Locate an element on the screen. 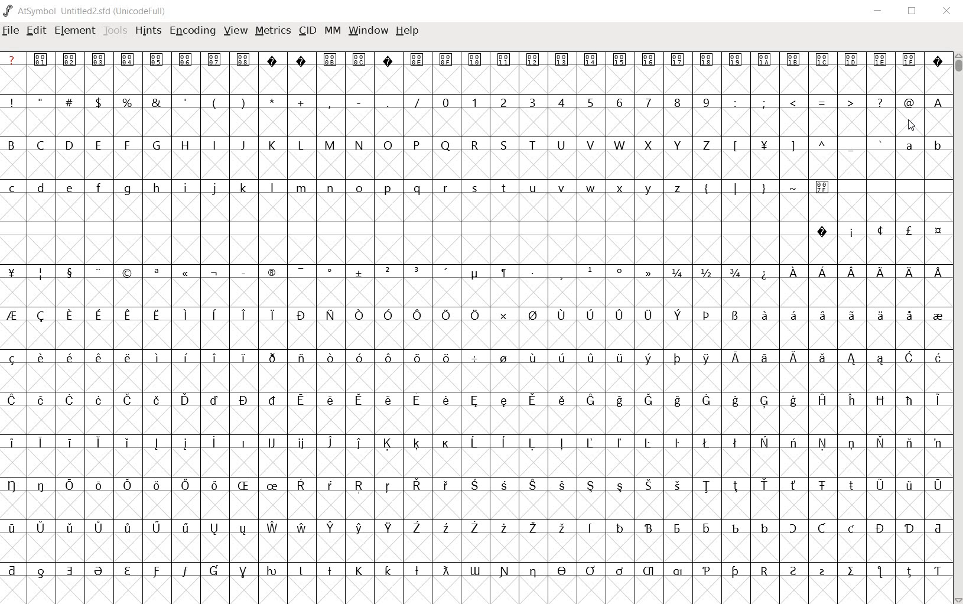 The width and height of the screenshot is (963, 604). ELEMENT is located at coordinates (75, 31).